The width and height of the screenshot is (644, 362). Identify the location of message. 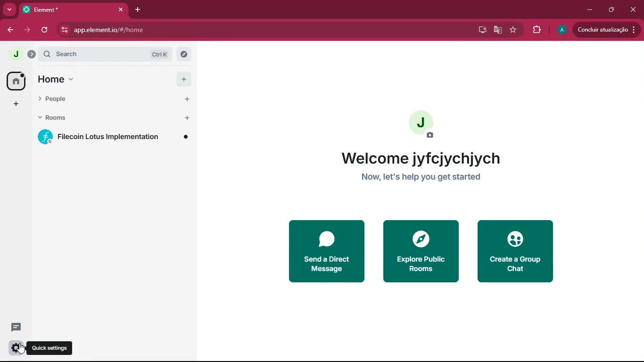
(17, 327).